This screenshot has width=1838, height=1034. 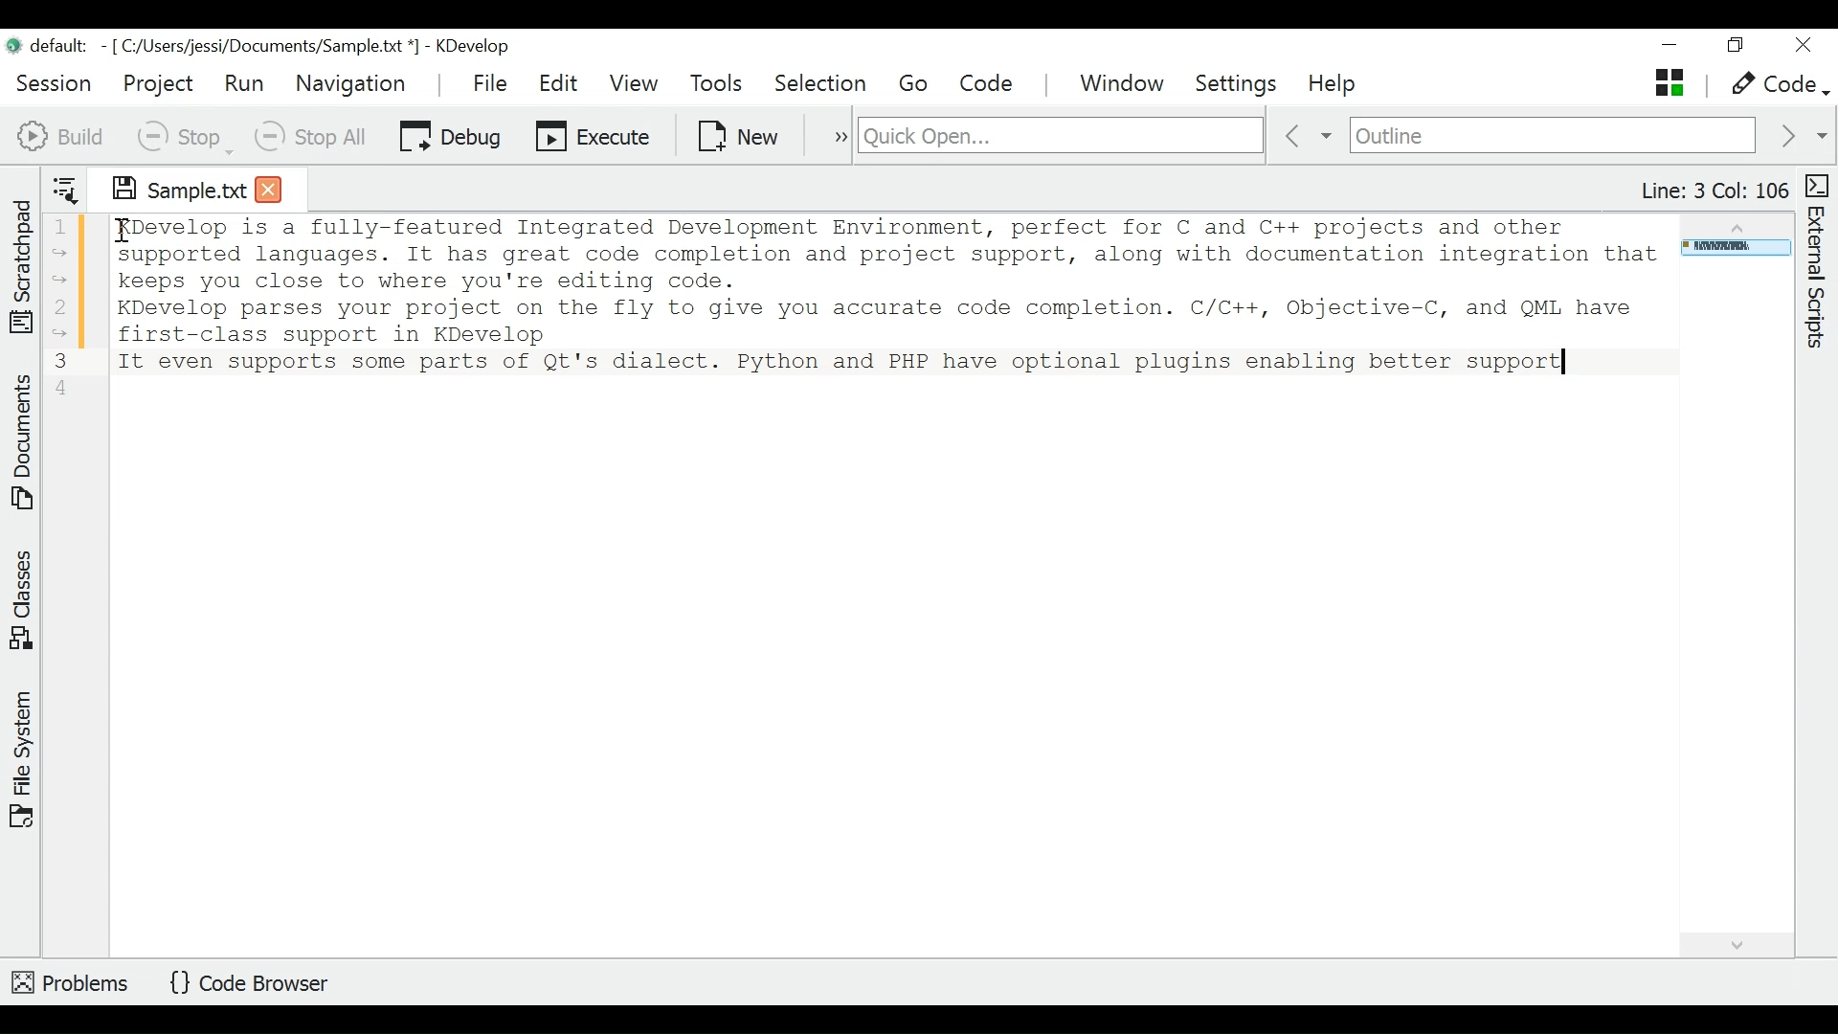 I want to click on Scroll up, so click(x=1734, y=224).